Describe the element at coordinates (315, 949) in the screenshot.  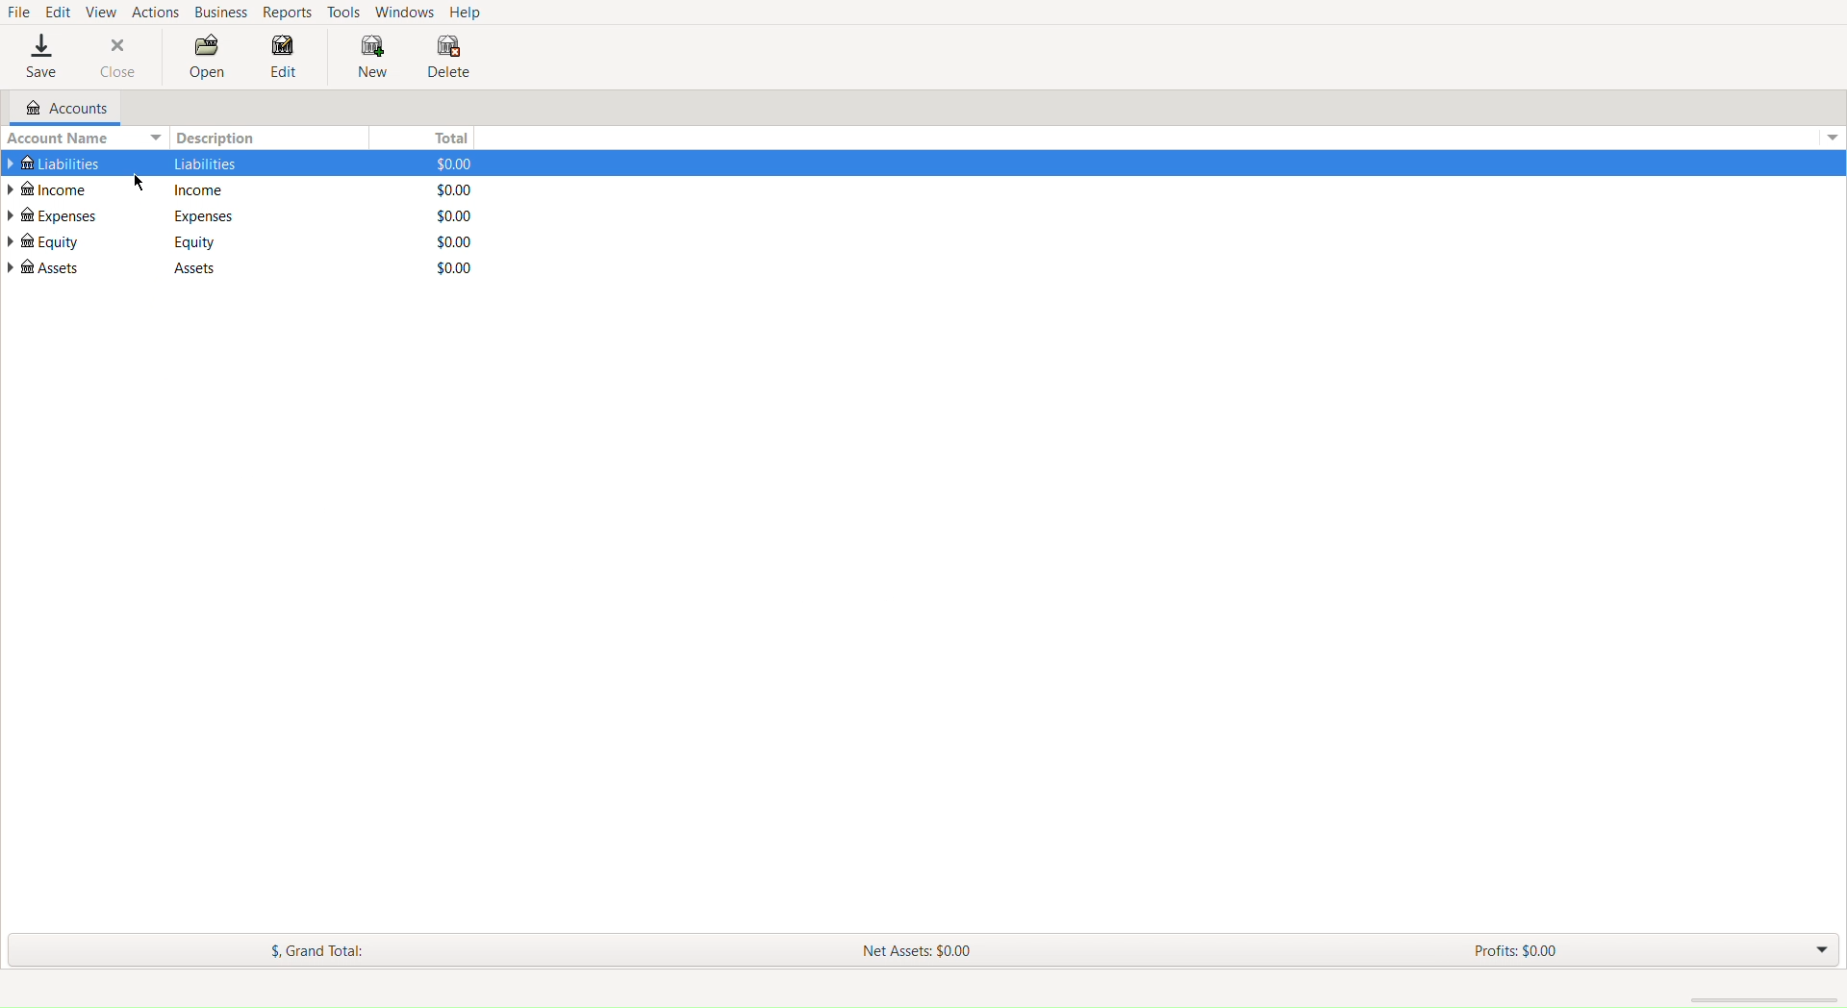
I see `Grand Total` at that location.